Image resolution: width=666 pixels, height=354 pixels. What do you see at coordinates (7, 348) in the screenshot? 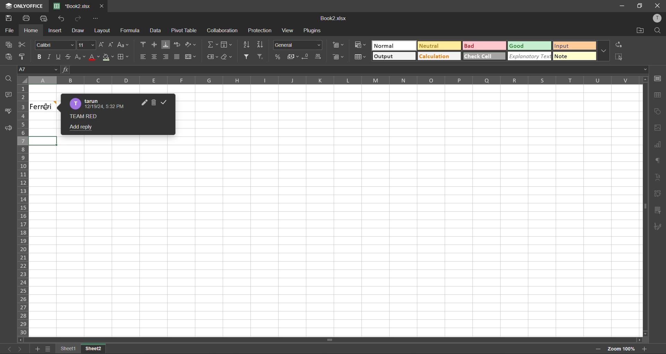
I see `previous` at bounding box center [7, 348].